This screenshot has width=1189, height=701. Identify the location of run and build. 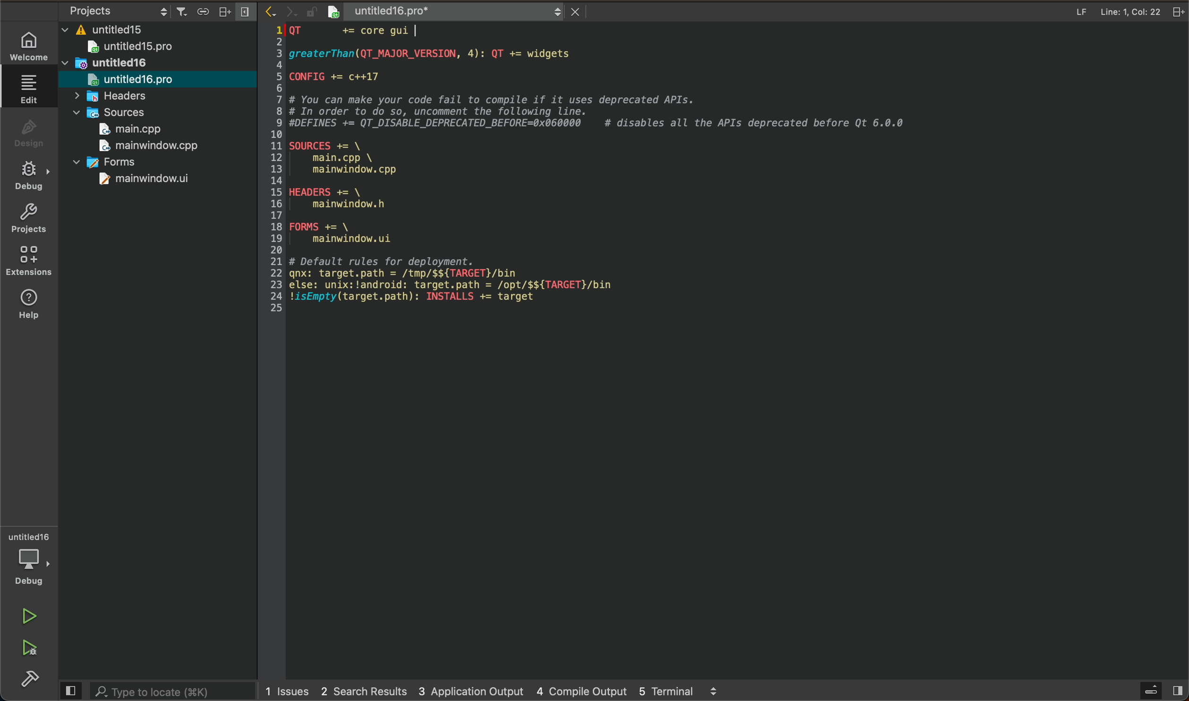
(29, 648).